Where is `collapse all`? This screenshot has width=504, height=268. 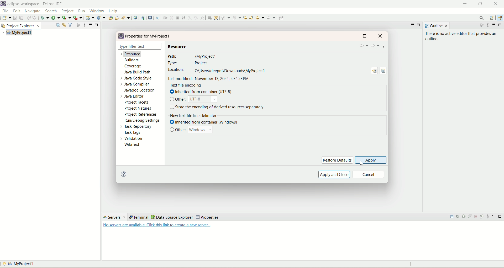
collapse all is located at coordinates (58, 24).